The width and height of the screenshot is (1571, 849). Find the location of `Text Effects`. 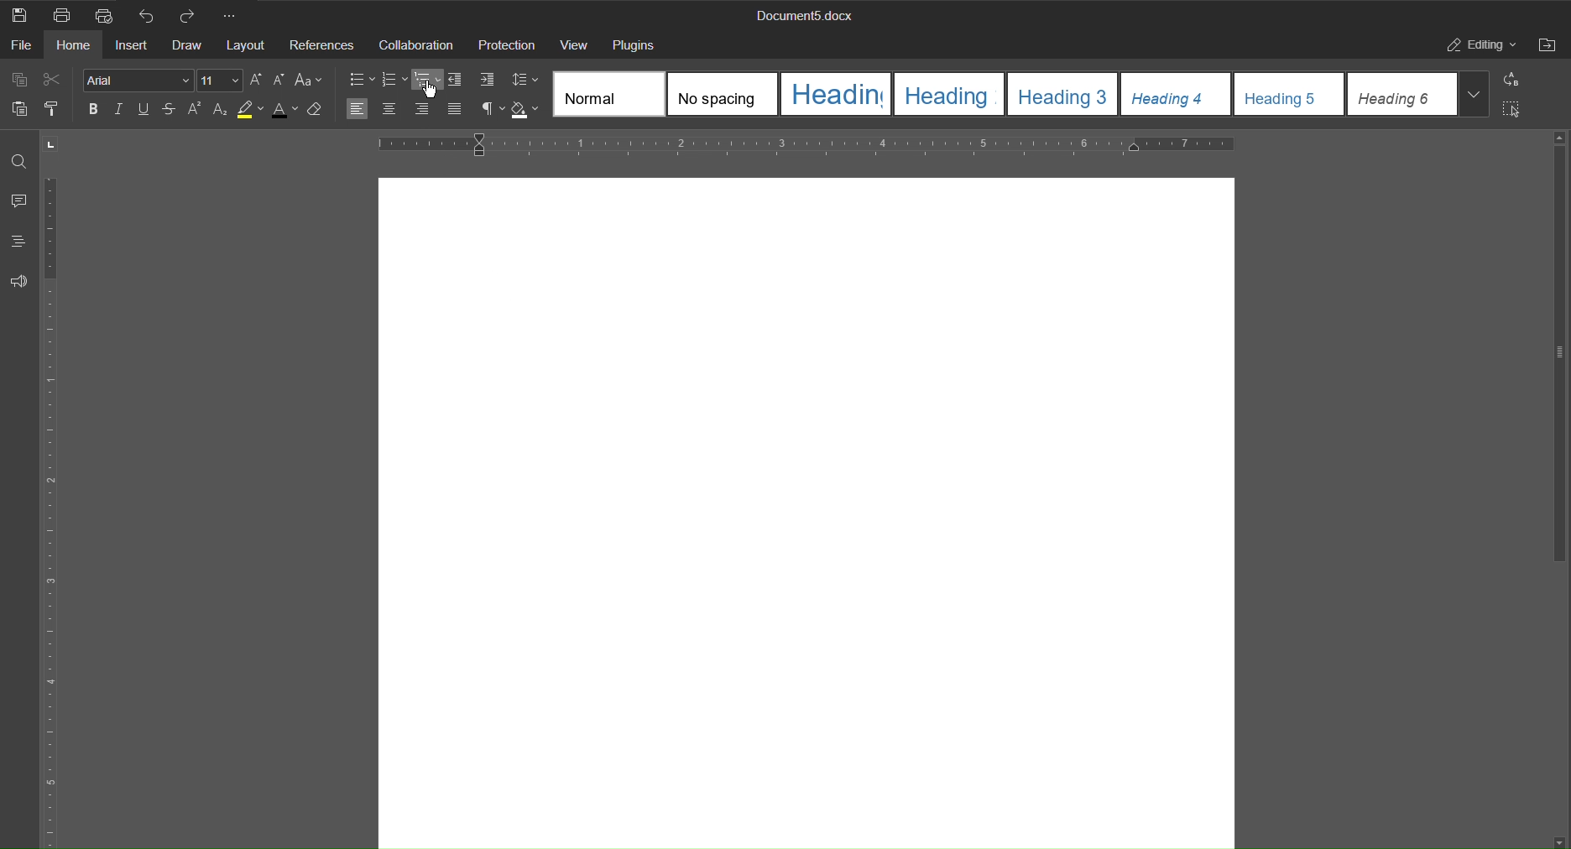

Text Effects is located at coordinates (133, 109).